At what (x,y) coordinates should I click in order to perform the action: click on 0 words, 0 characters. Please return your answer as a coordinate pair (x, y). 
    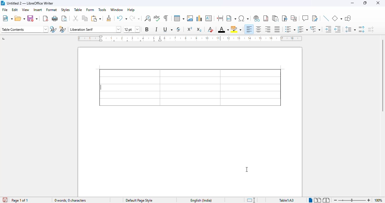
    Looking at the image, I should click on (70, 200).